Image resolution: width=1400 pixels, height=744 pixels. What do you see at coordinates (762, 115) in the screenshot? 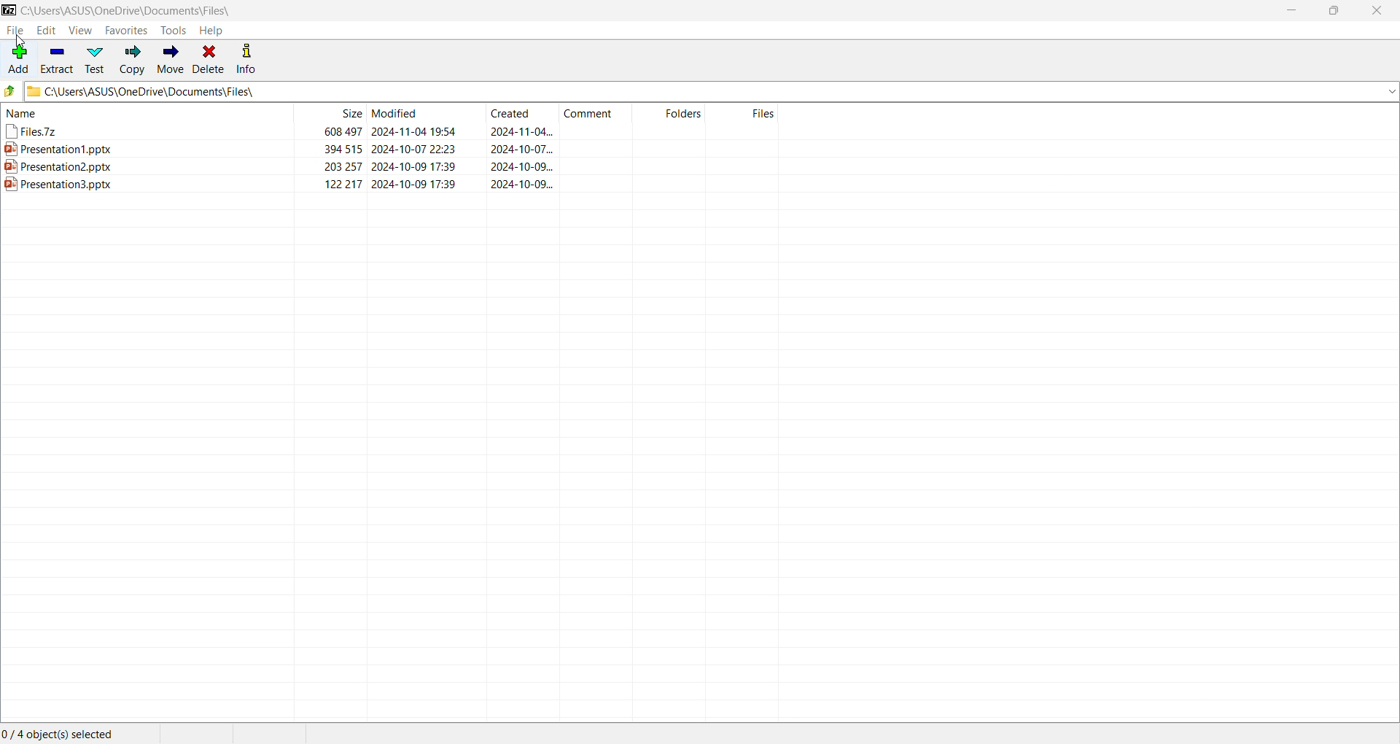
I see `Files` at bounding box center [762, 115].